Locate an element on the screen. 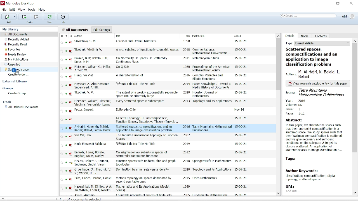 This screenshot has height=201, width=358. date is located at coordinates (242, 92).